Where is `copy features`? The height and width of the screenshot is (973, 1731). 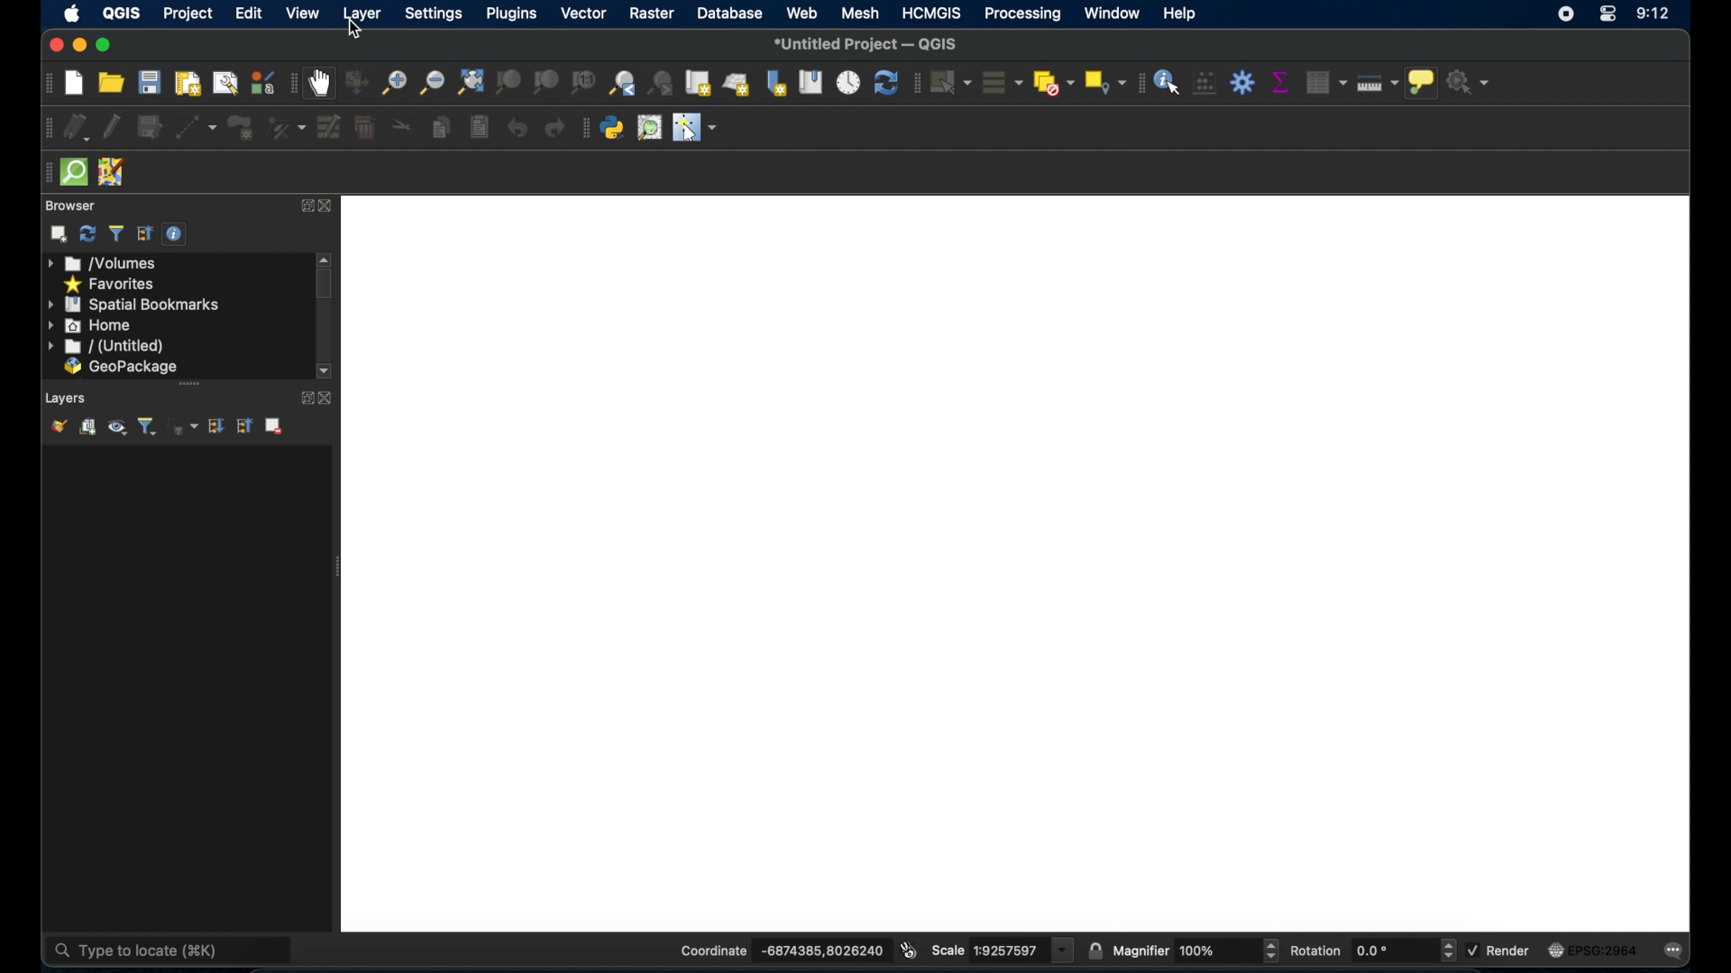
copy features is located at coordinates (442, 128).